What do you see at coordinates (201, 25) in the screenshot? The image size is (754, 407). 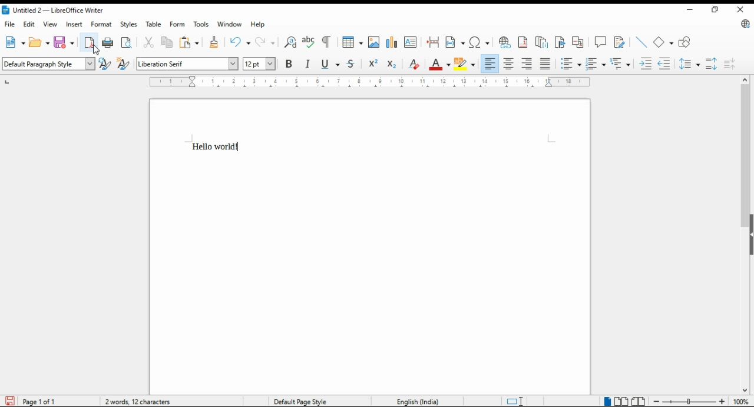 I see `tools` at bounding box center [201, 25].